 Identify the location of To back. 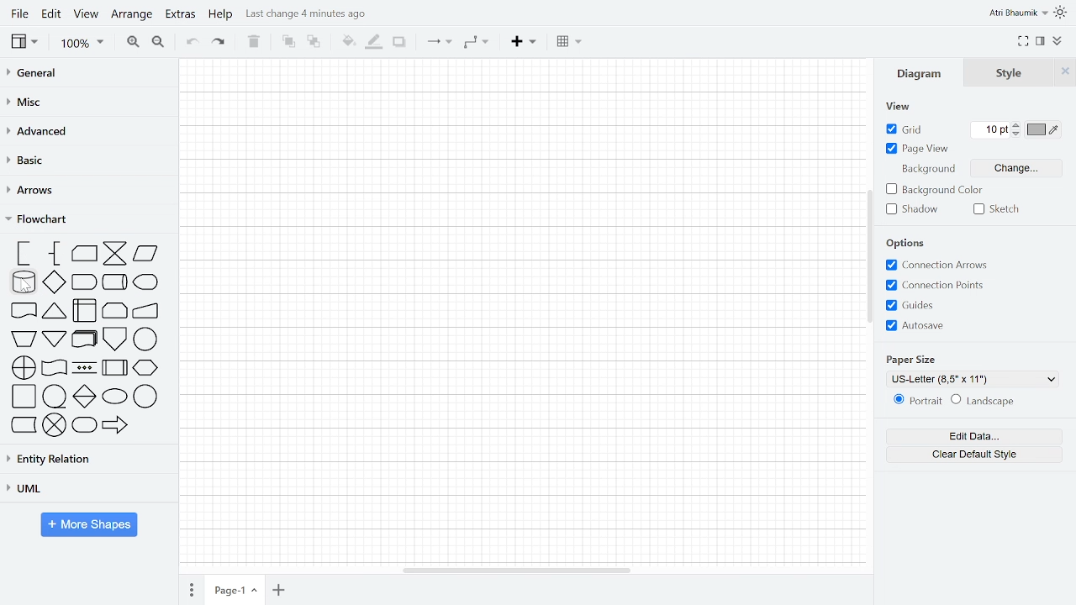
(314, 43).